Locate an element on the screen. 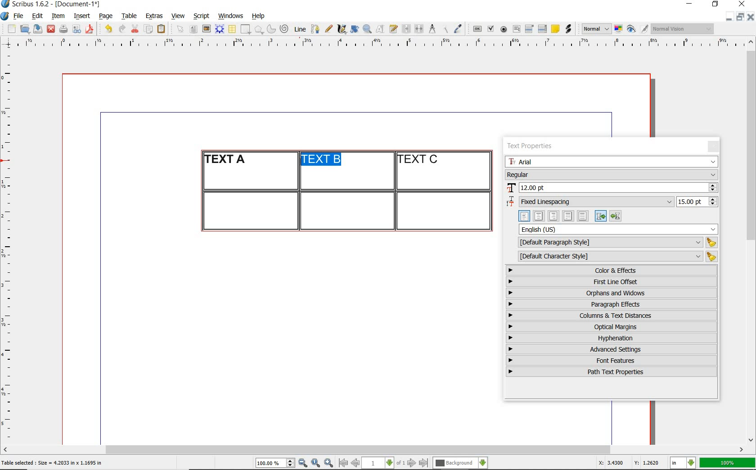 This screenshot has width=756, height=470. Table selected : Size = 4.2033 in x 1.1695 in is located at coordinates (52, 462).